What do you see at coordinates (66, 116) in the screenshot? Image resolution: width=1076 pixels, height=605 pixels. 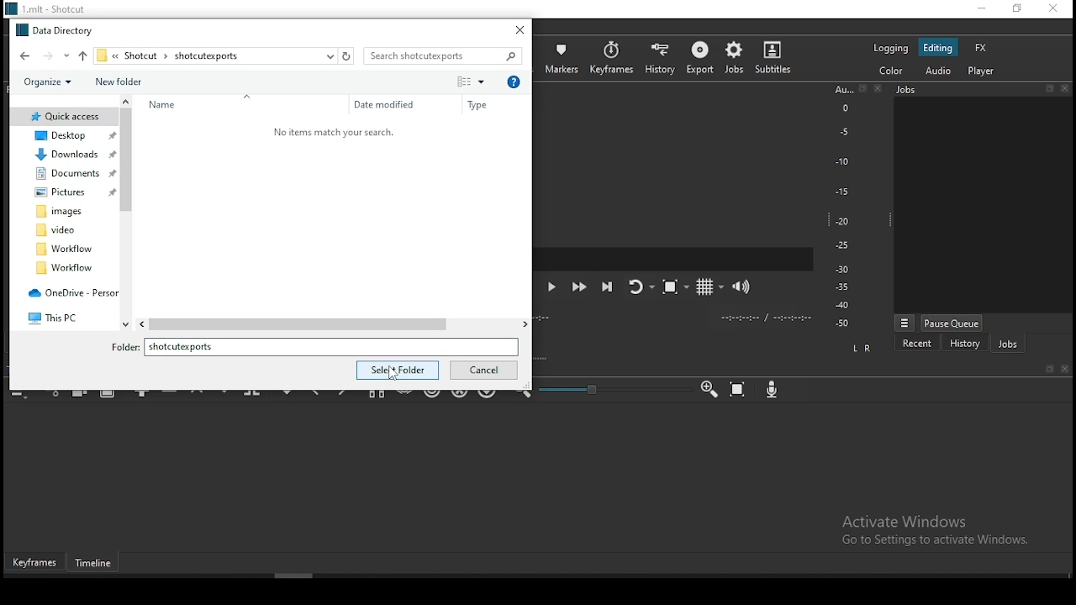 I see `local folder` at bounding box center [66, 116].